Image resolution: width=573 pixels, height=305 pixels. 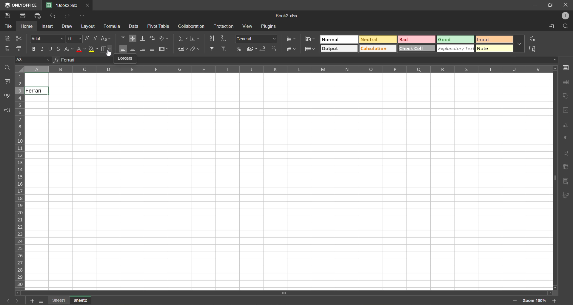 I want to click on file name, so click(x=286, y=16).